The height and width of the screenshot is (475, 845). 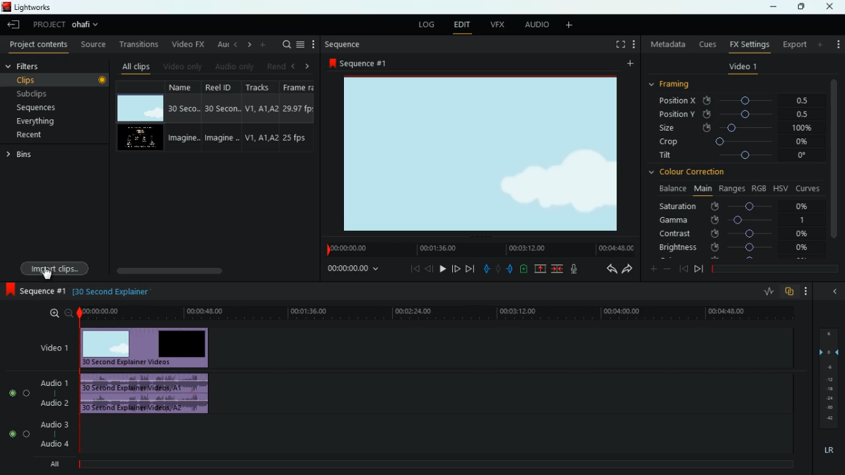 What do you see at coordinates (838, 44) in the screenshot?
I see `add` at bounding box center [838, 44].